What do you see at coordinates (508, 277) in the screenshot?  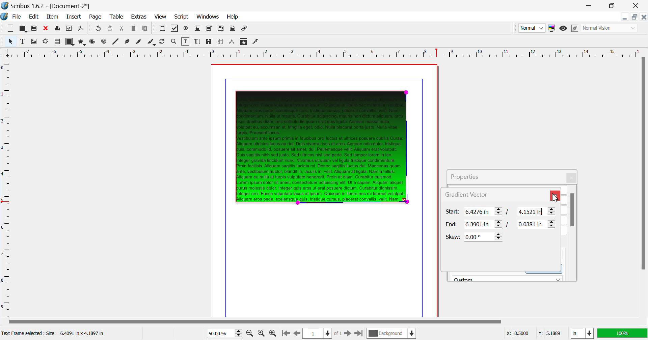 I see `Black` at bounding box center [508, 277].